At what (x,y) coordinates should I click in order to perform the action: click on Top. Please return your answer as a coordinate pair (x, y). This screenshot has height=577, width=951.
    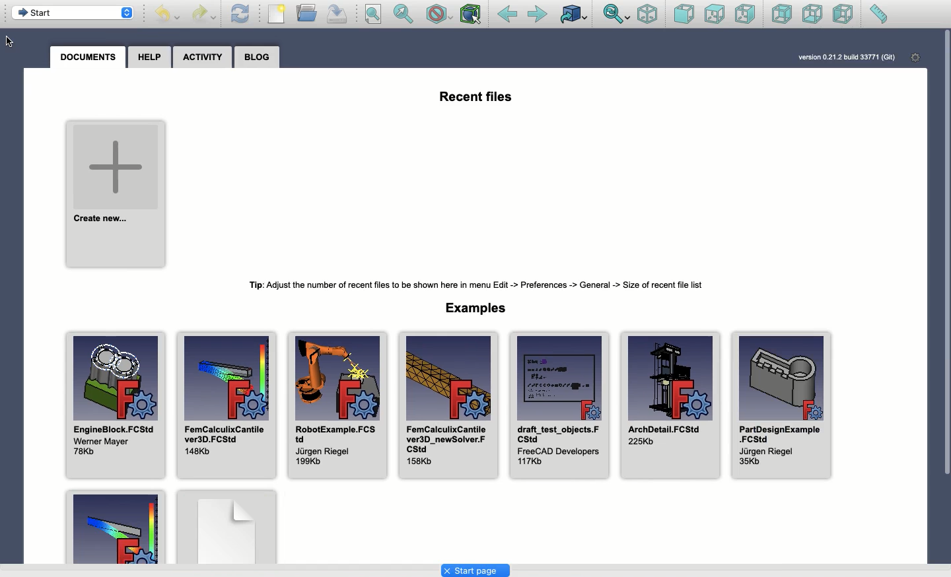
    Looking at the image, I should click on (715, 13).